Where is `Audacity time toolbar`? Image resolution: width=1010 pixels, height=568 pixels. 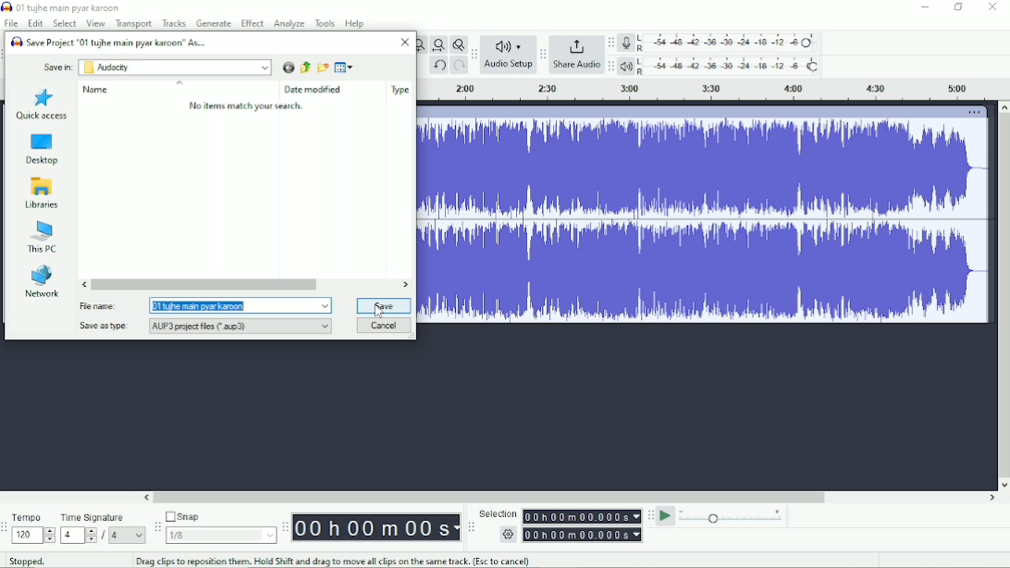
Audacity time toolbar is located at coordinates (285, 526).